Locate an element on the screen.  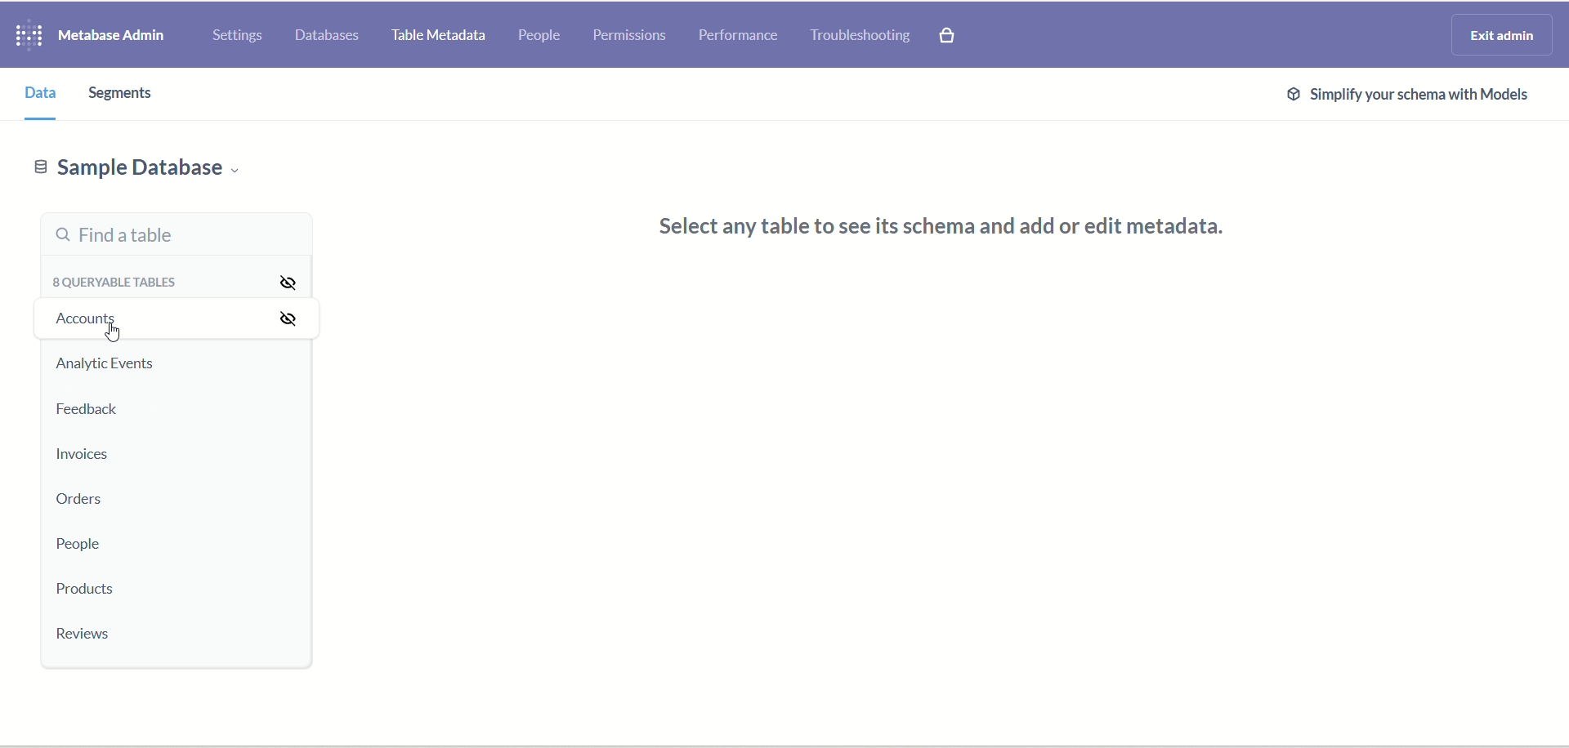
metabase logo is located at coordinates (27, 38).